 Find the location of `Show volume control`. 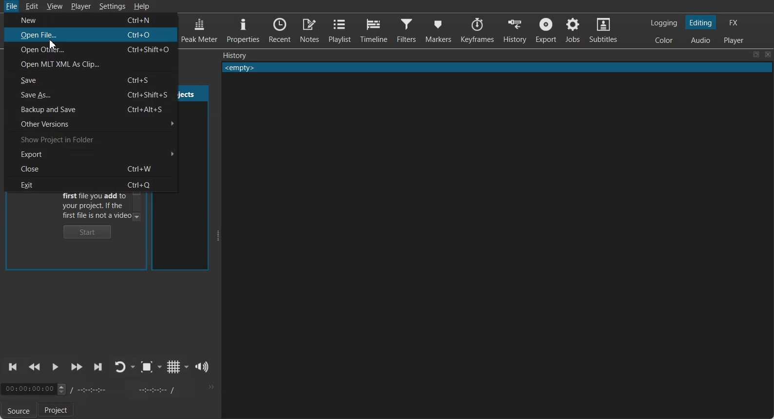

Show volume control is located at coordinates (202, 367).